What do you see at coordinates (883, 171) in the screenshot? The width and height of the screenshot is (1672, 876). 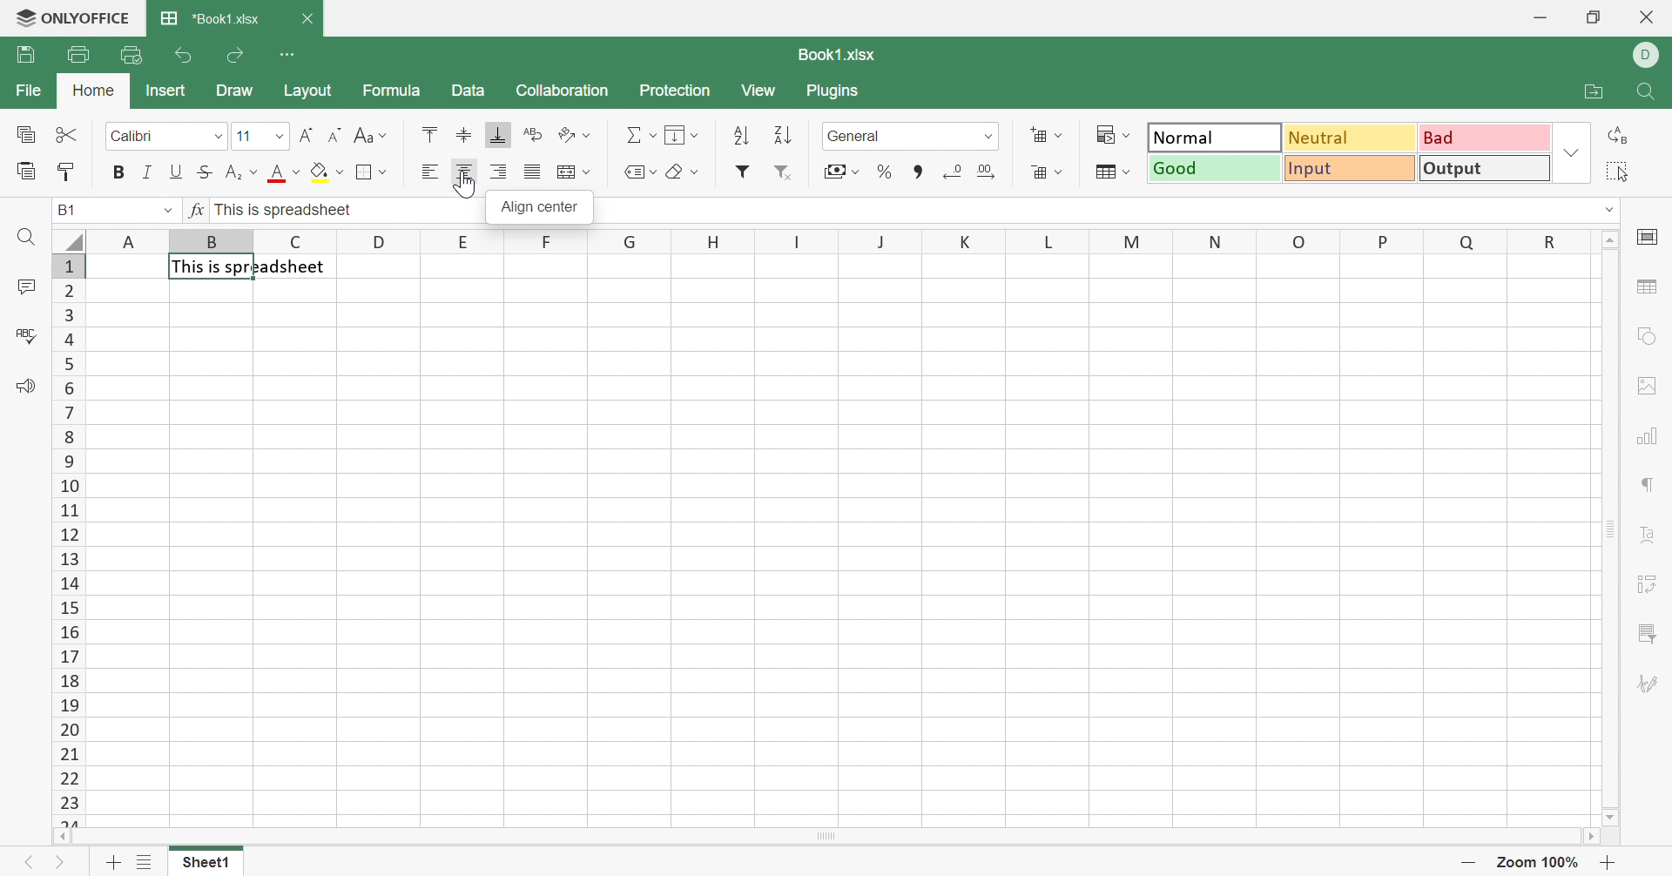 I see `Percentage styles` at bounding box center [883, 171].